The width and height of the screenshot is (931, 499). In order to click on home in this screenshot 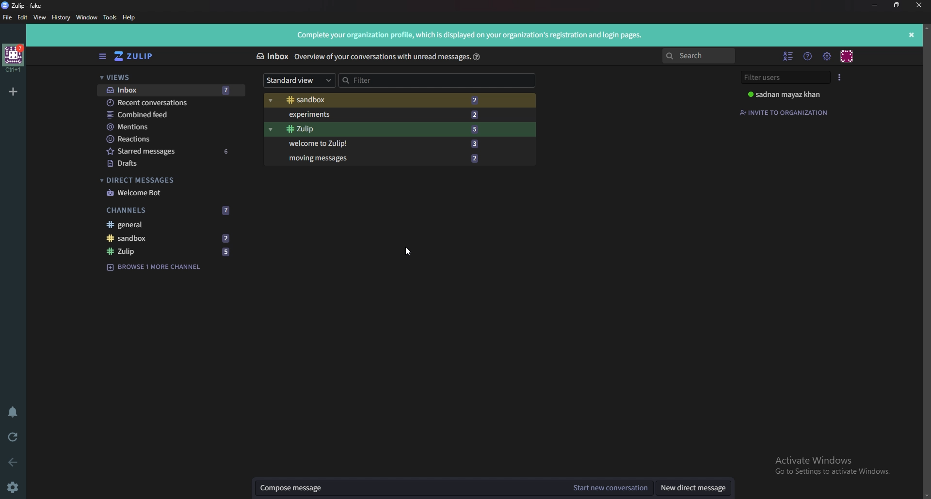, I will do `click(14, 59)`.